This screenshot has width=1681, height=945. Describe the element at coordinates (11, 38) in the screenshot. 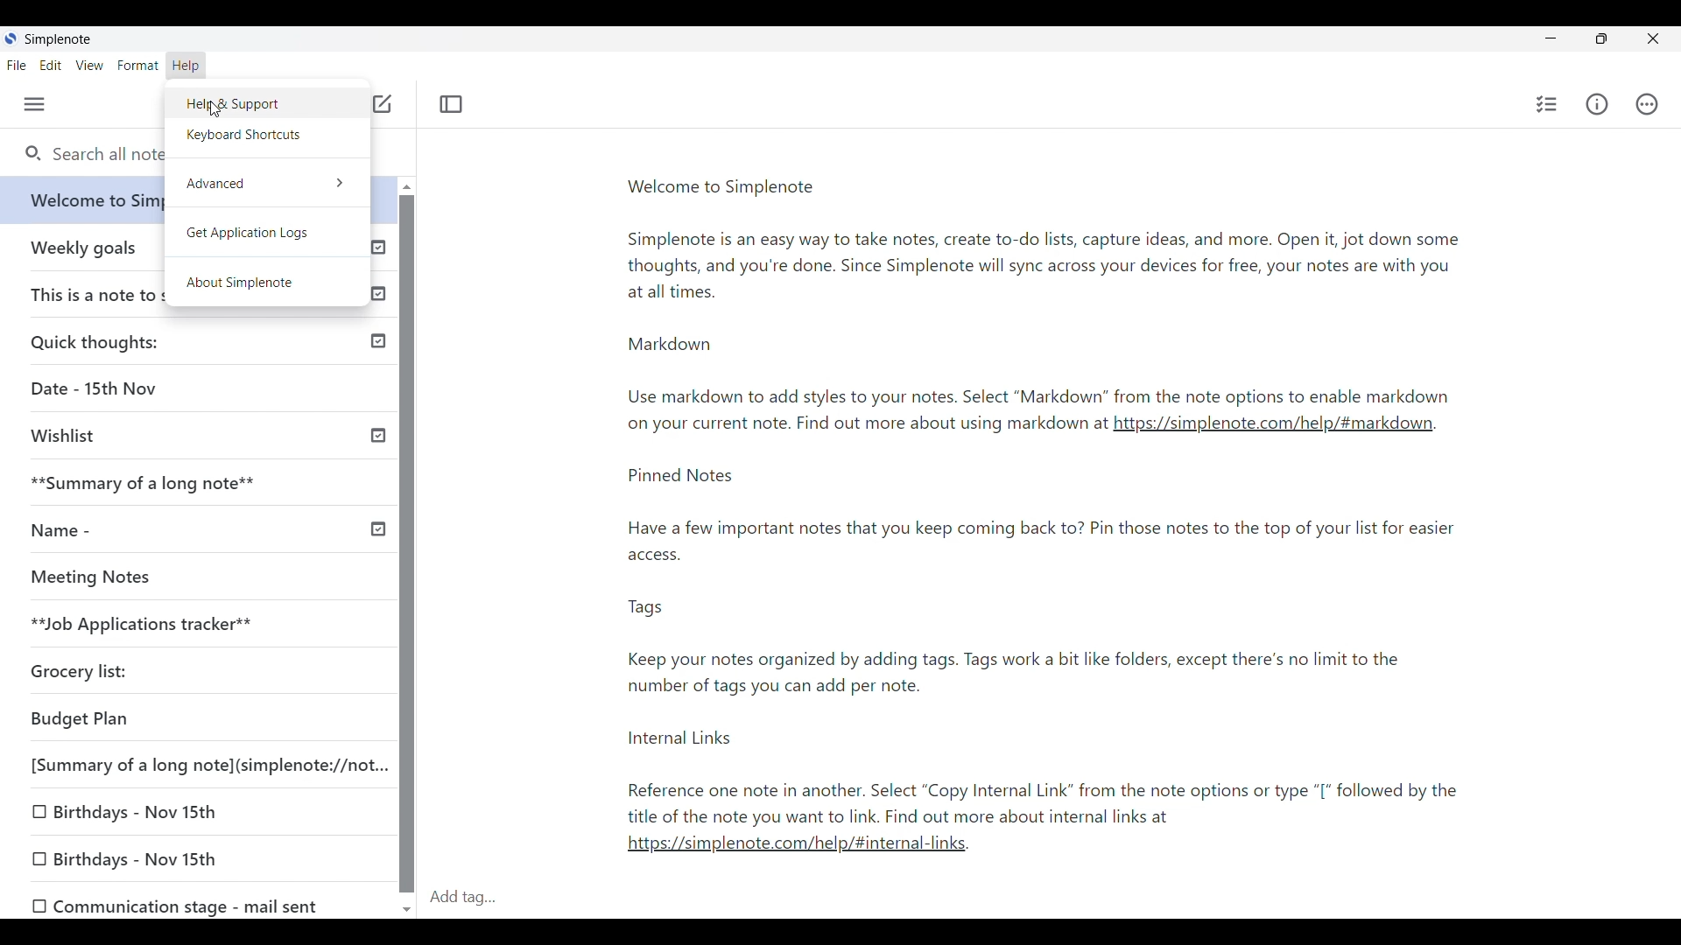

I see `Software logo` at that location.